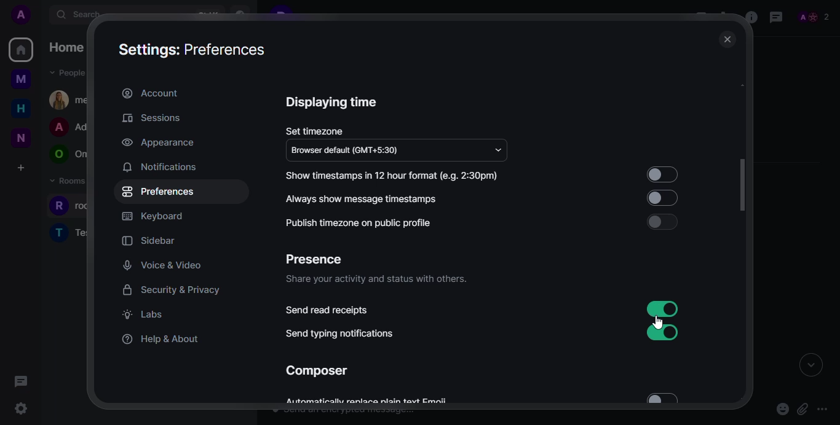 The width and height of the screenshot is (840, 425). Describe the element at coordinates (71, 128) in the screenshot. I see `people room` at that location.